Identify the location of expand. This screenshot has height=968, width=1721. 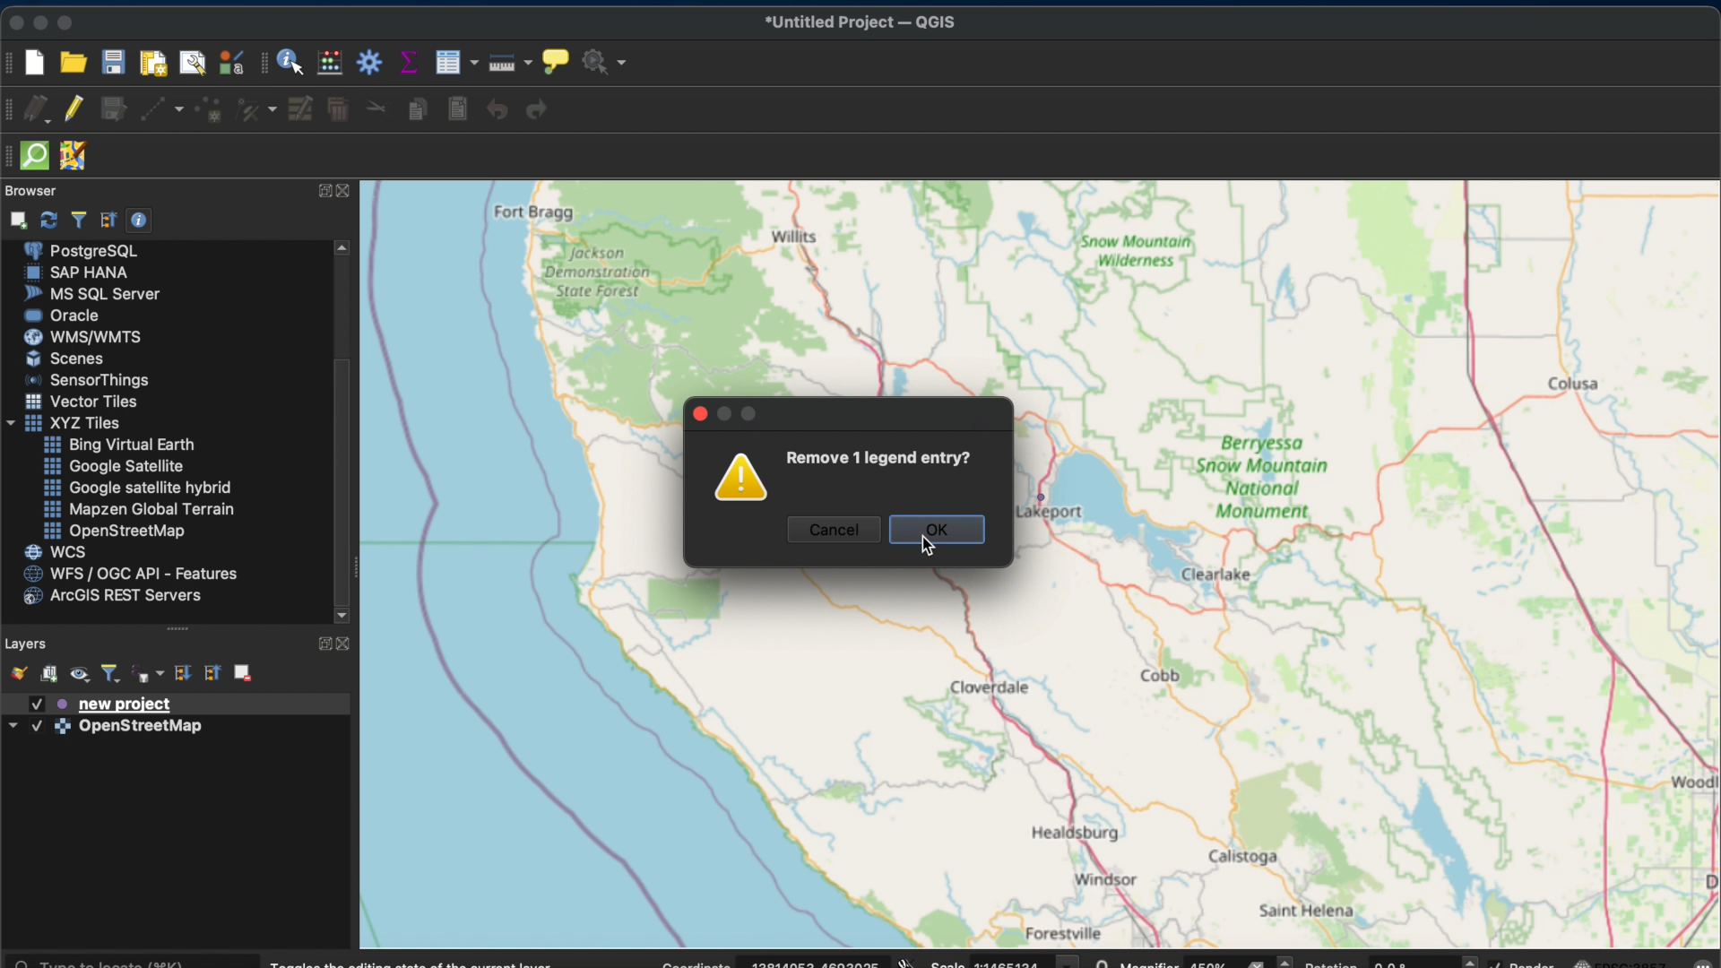
(322, 644).